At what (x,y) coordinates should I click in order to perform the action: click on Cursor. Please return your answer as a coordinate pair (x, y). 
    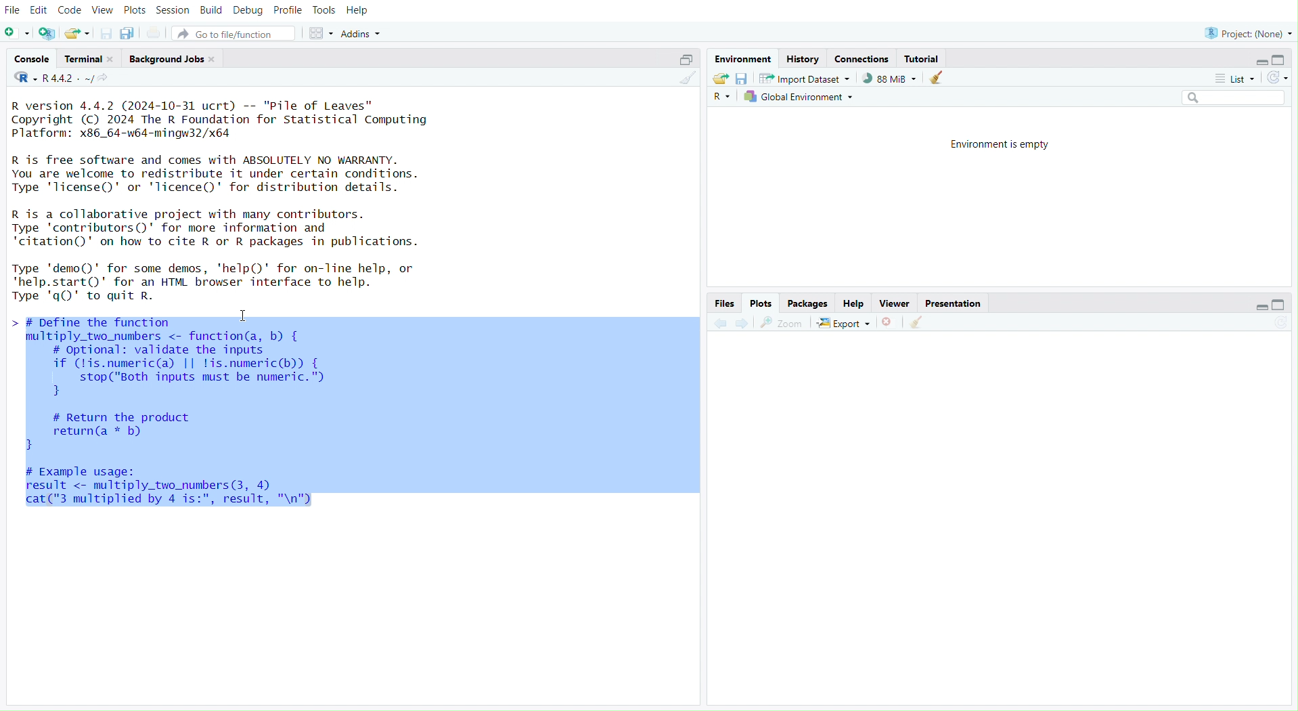
    Looking at the image, I should click on (248, 318).